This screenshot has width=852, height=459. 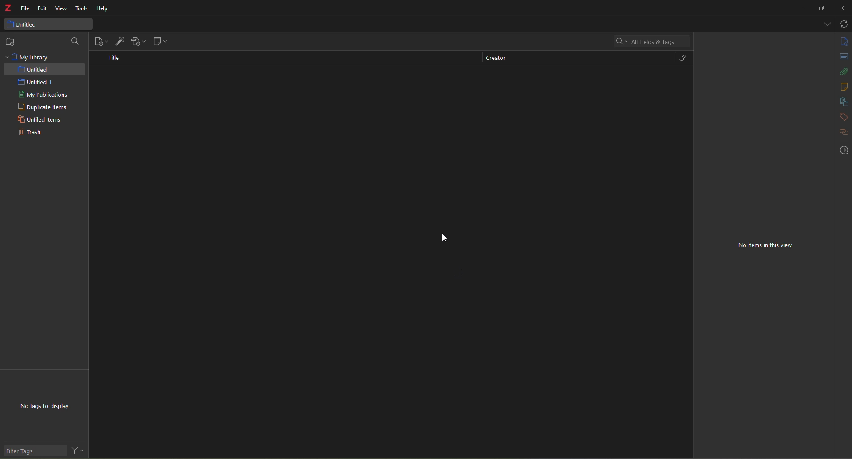 I want to click on trash, so click(x=29, y=133).